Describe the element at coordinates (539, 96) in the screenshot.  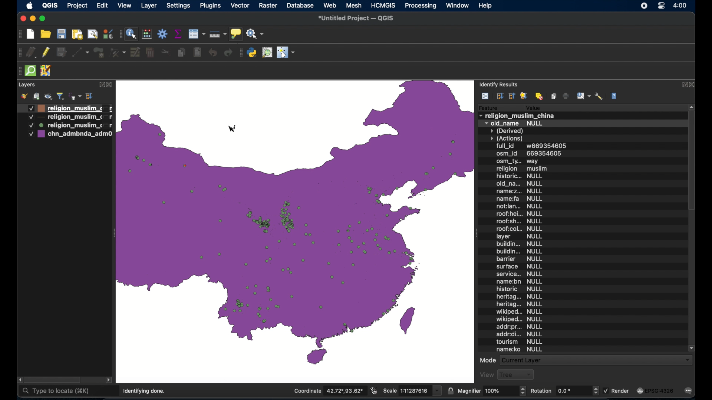
I see `clear` at that location.